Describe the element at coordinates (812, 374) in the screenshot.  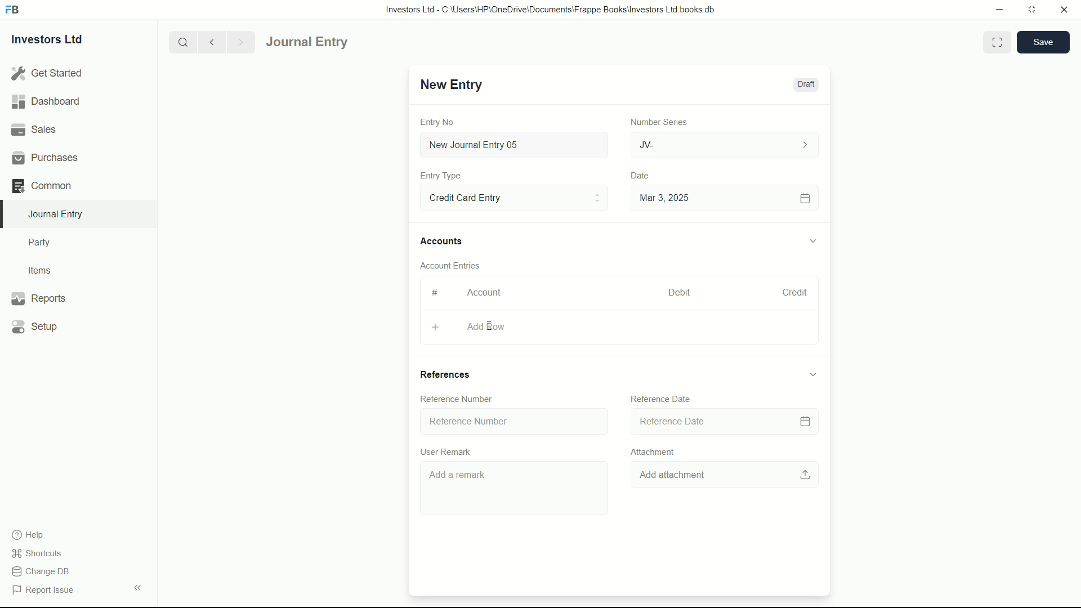
I see `expand/collapse` at that location.